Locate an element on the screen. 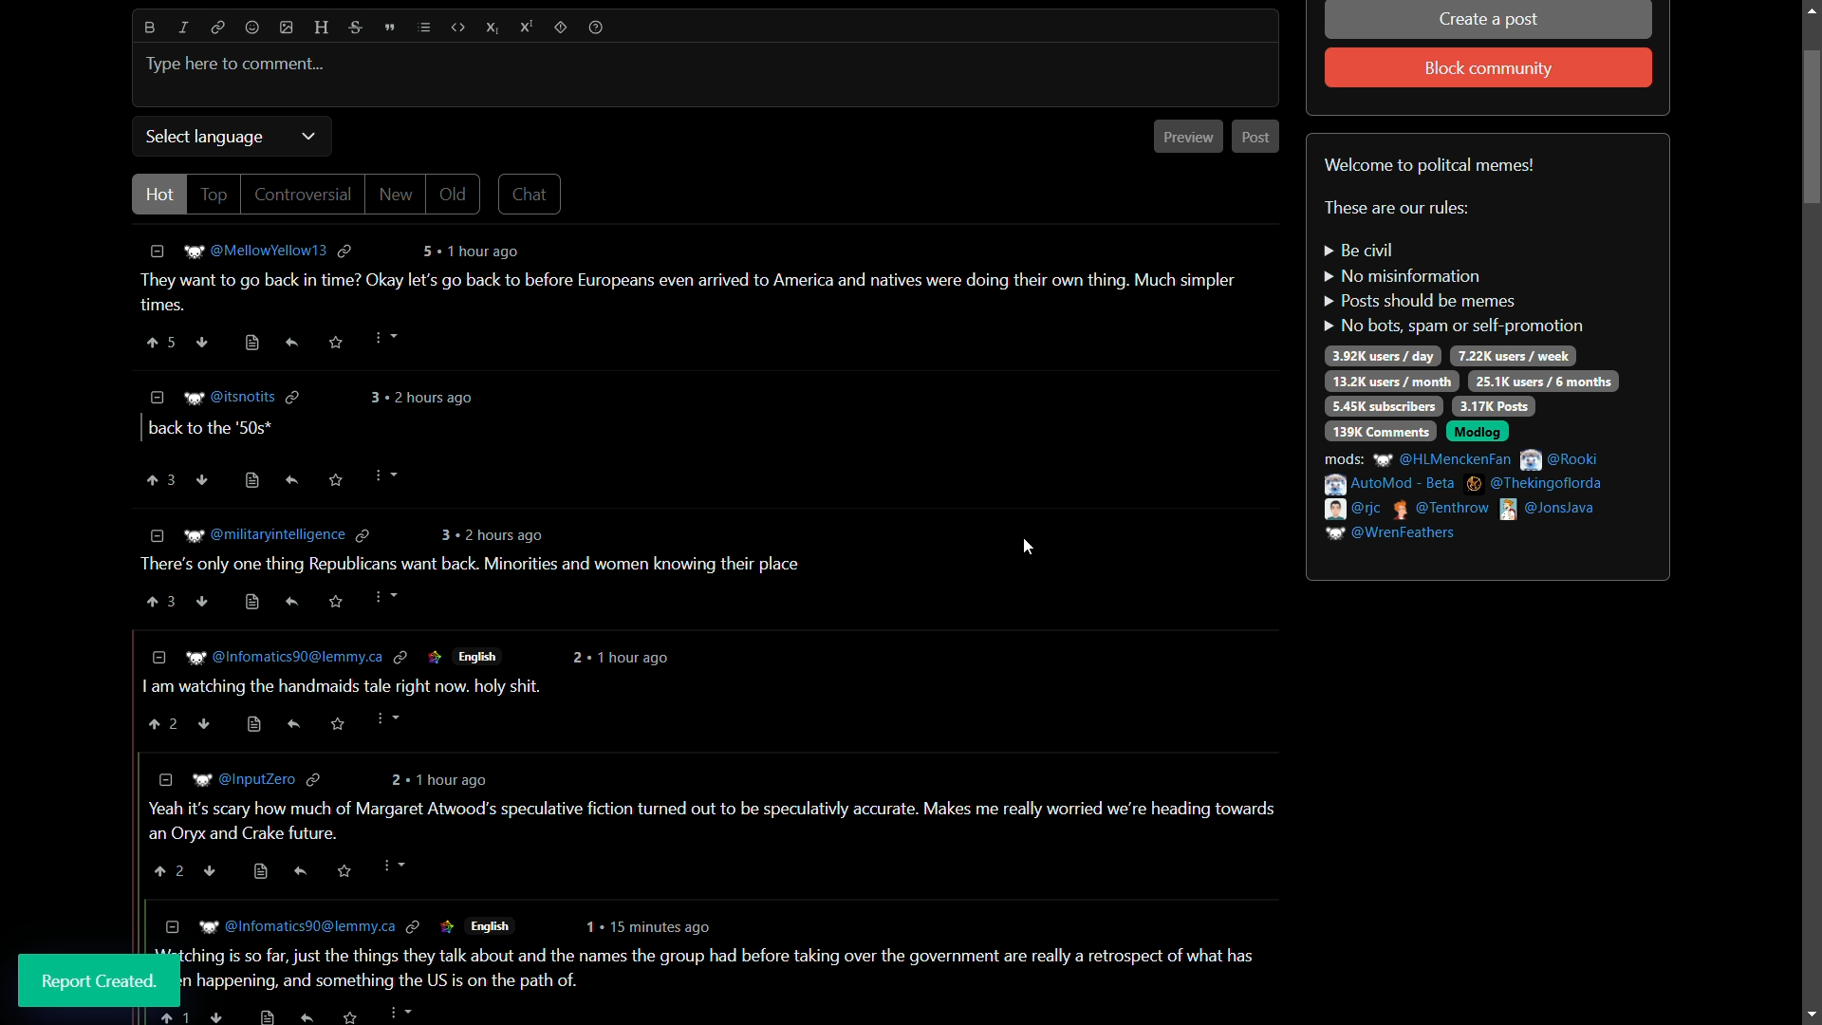 This screenshot has width=1822, height=1025. text is located at coordinates (1397, 209).